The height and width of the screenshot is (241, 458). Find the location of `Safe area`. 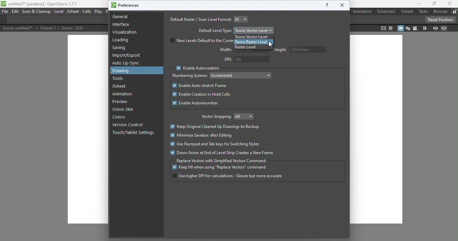

Safe area is located at coordinates (383, 28).